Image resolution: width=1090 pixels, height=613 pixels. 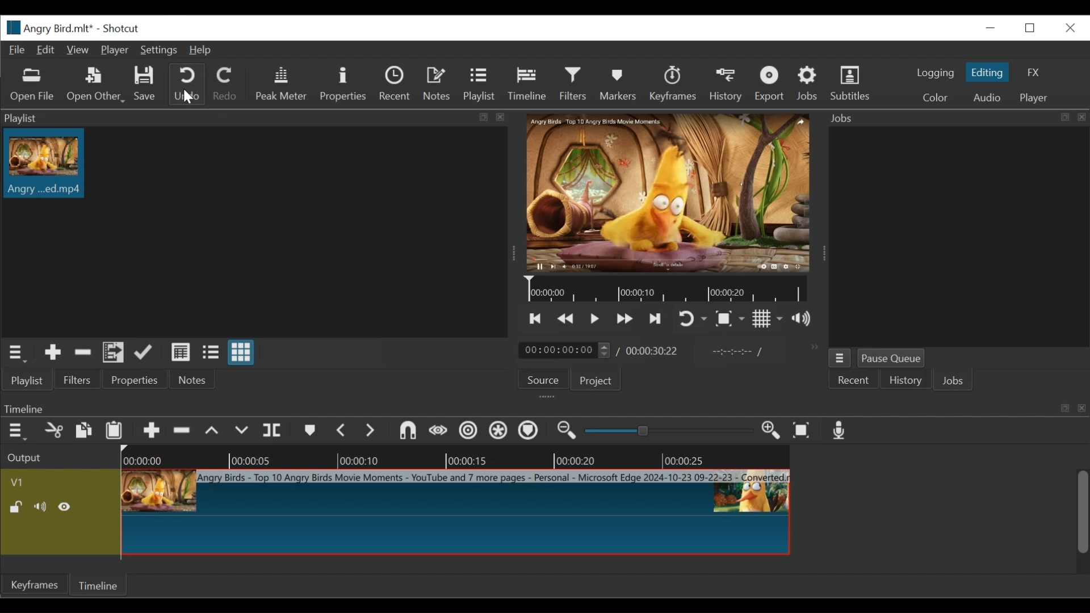 I want to click on Open Files, so click(x=33, y=85).